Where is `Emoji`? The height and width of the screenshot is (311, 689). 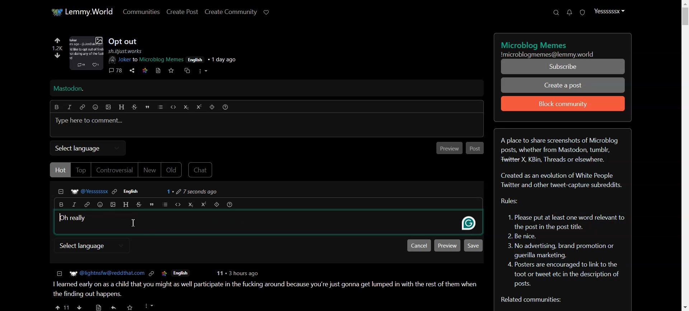 Emoji is located at coordinates (99, 205).